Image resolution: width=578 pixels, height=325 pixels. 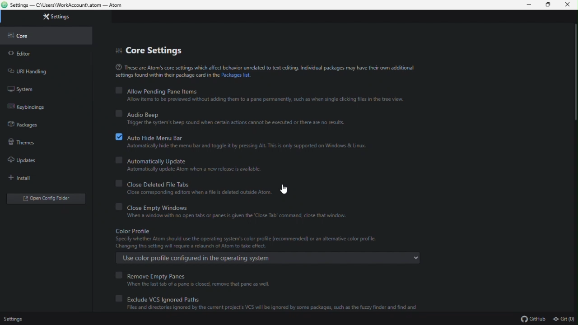 What do you see at coordinates (269, 259) in the screenshot?
I see `Use color profile configured in the operating system v` at bounding box center [269, 259].